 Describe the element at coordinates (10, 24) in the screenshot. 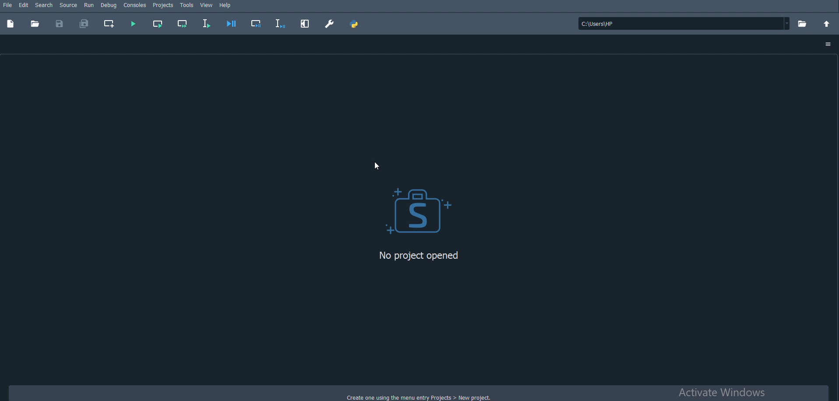

I see `New file` at that location.